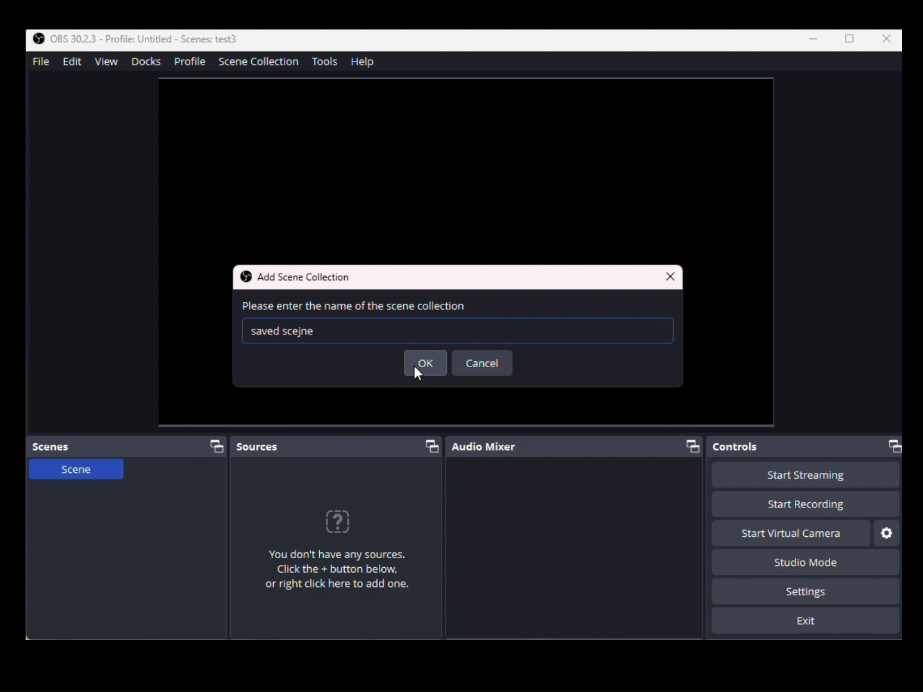 This screenshot has width=923, height=692. What do you see at coordinates (338, 445) in the screenshot?
I see `Scources` at bounding box center [338, 445].